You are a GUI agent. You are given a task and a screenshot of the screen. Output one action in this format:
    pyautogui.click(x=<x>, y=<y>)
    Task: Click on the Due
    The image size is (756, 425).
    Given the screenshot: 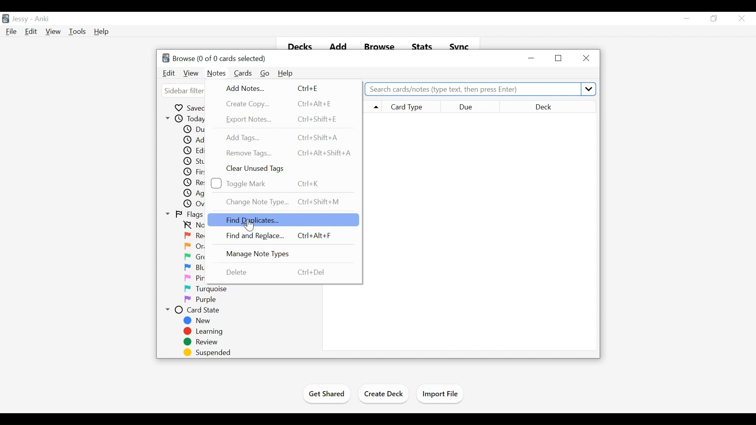 What is the action you would take?
    pyautogui.click(x=195, y=129)
    